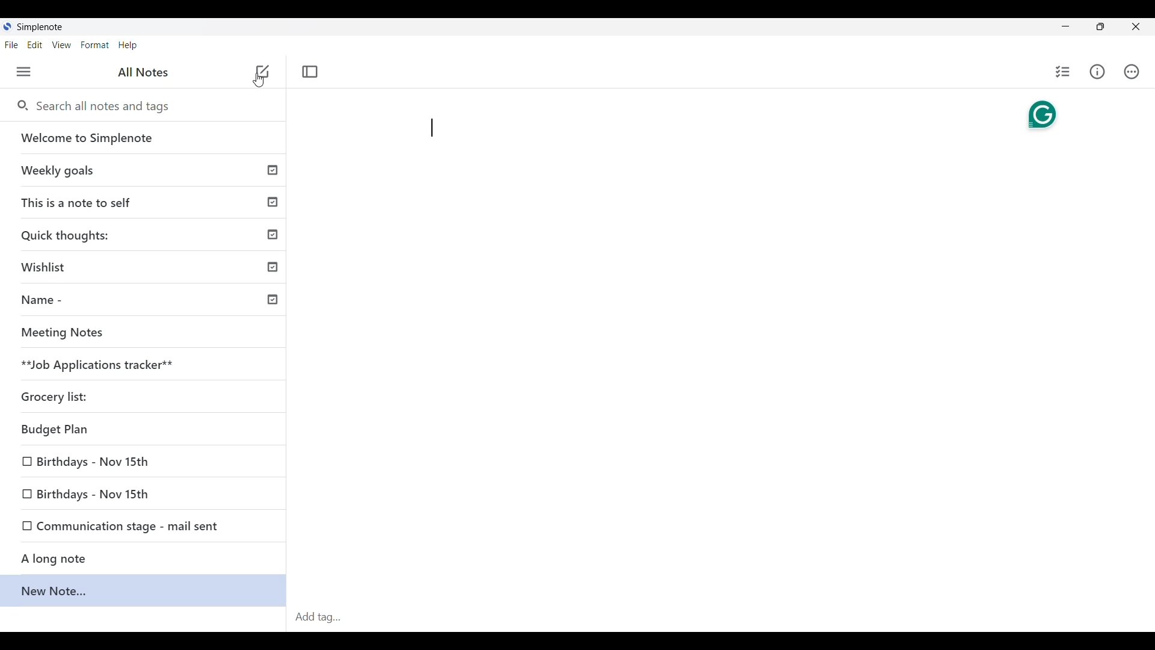  I want to click on View, so click(62, 45).